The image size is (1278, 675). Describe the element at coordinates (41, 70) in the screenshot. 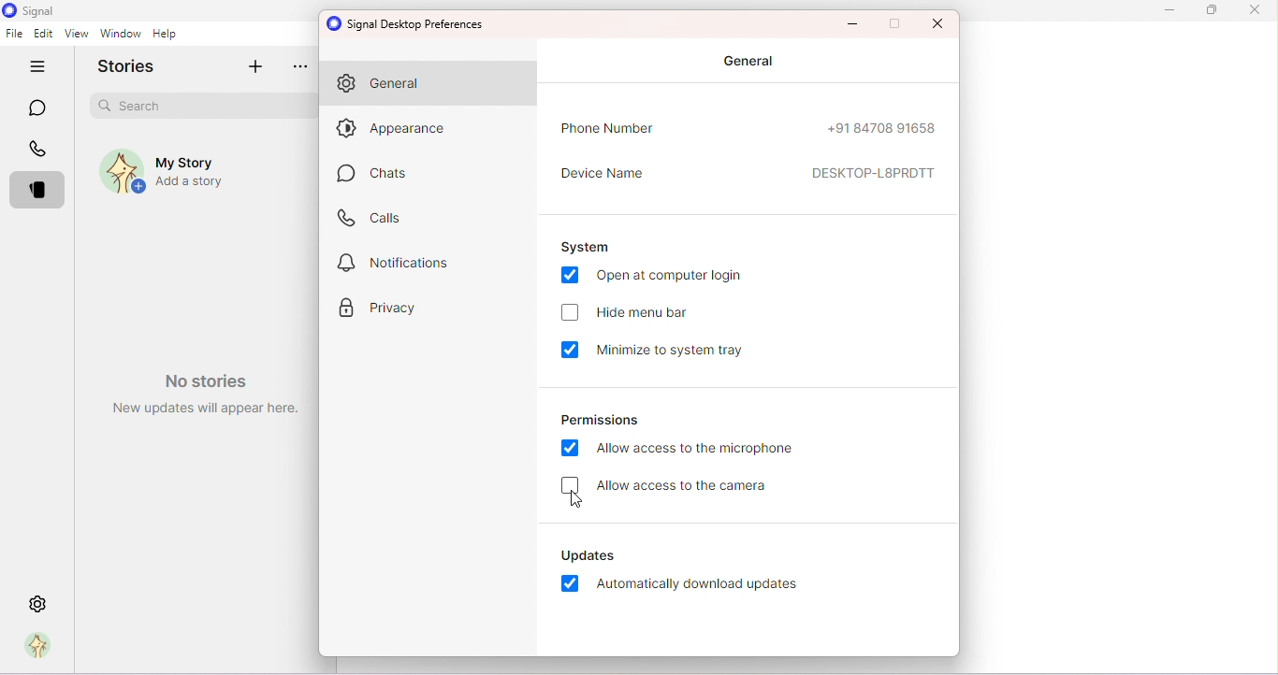

I see `Hide` at that location.